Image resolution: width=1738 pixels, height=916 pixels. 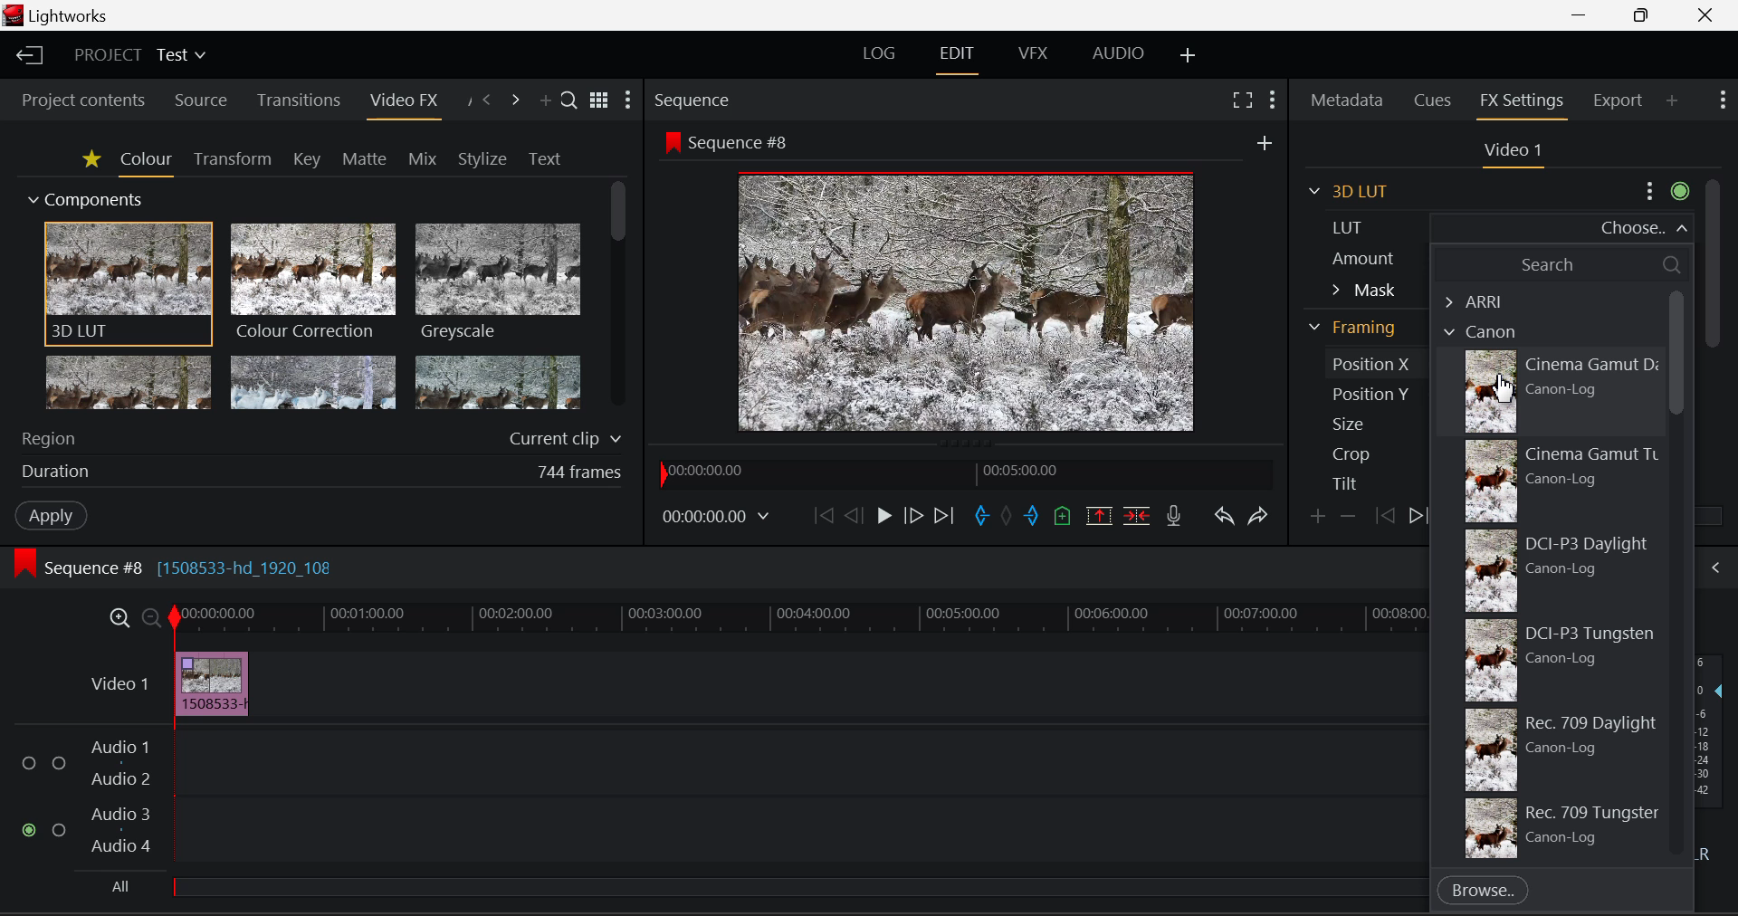 What do you see at coordinates (88, 197) in the screenshot?
I see `Components Section` at bounding box center [88, 197].